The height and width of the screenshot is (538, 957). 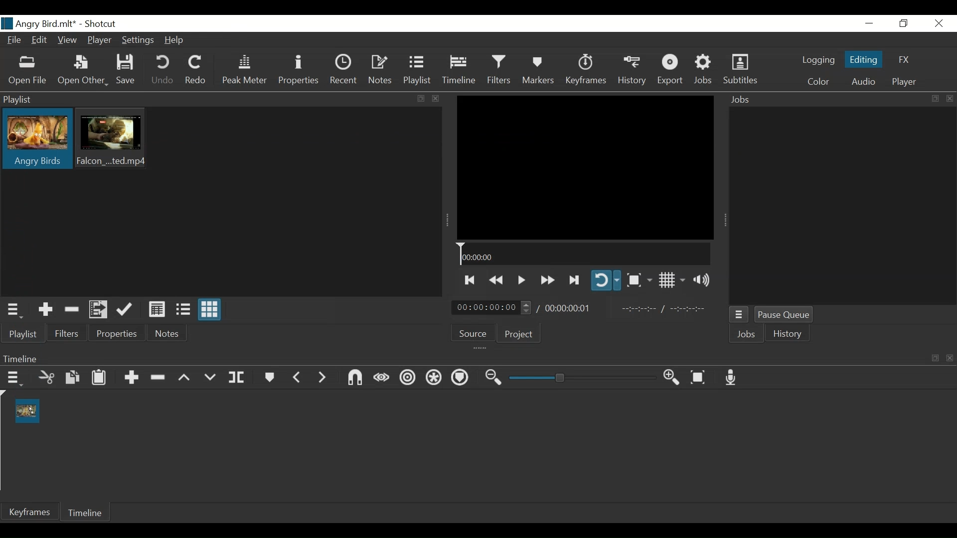 I want to click on Cut, so click(x=46, y=377).